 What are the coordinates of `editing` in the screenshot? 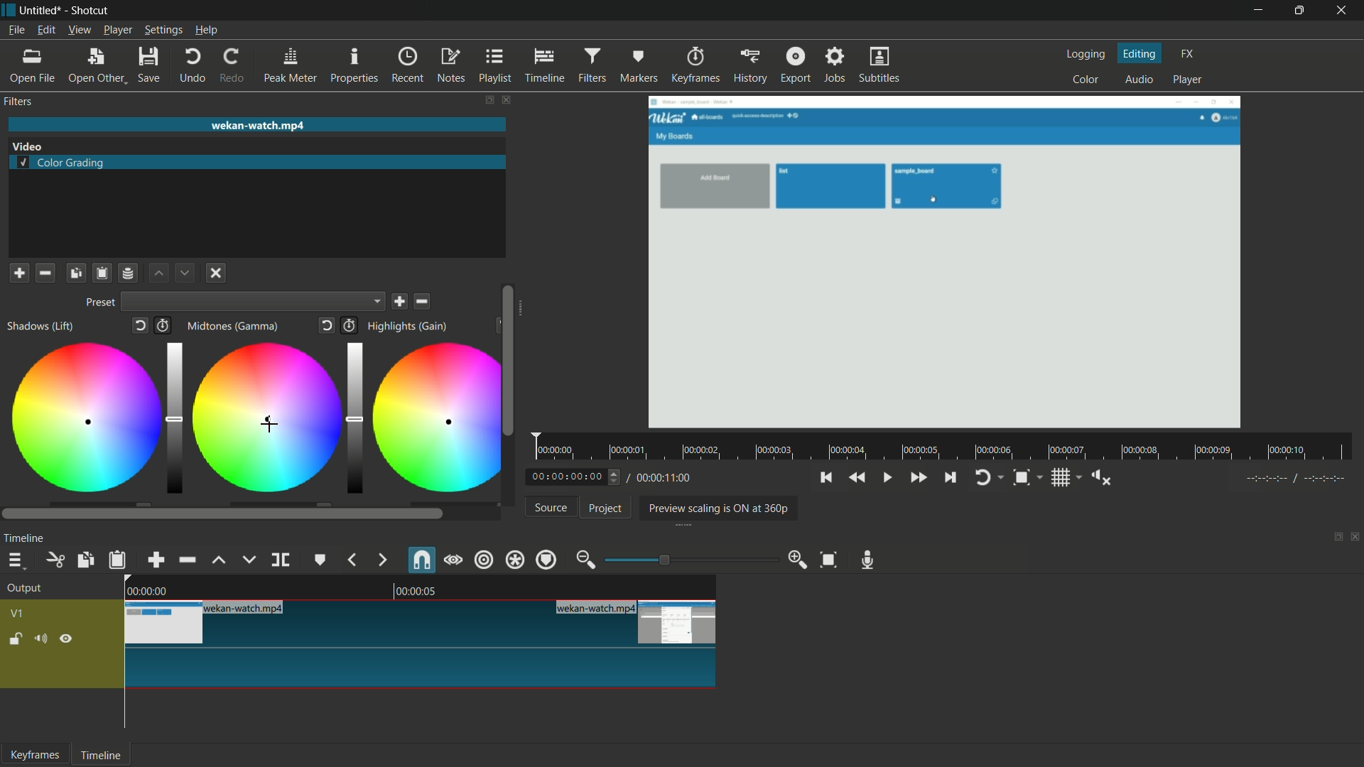 It's located at (1140, 53).